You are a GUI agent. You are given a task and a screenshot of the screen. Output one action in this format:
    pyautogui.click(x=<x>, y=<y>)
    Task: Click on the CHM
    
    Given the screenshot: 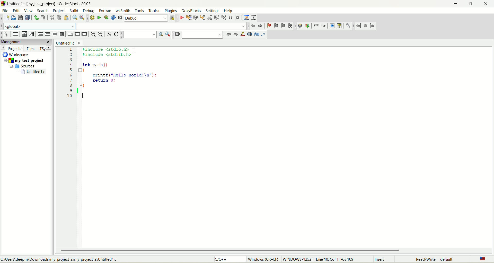 What is the action you would take?
    pyautogui.click(x=339, y=26)
    